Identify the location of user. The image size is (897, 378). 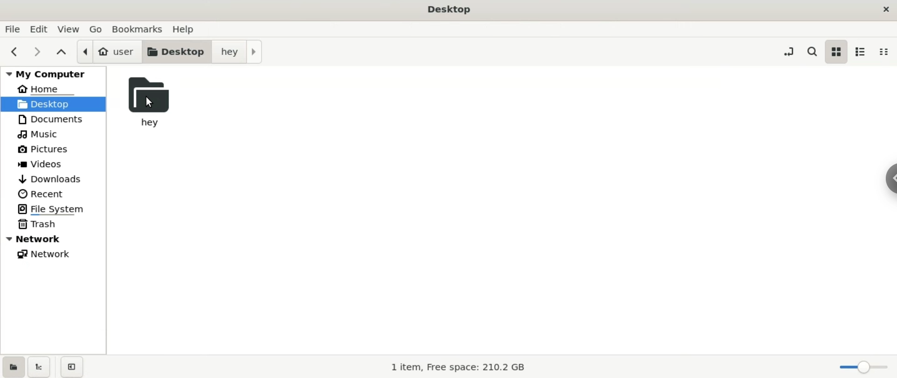
(107, 51).